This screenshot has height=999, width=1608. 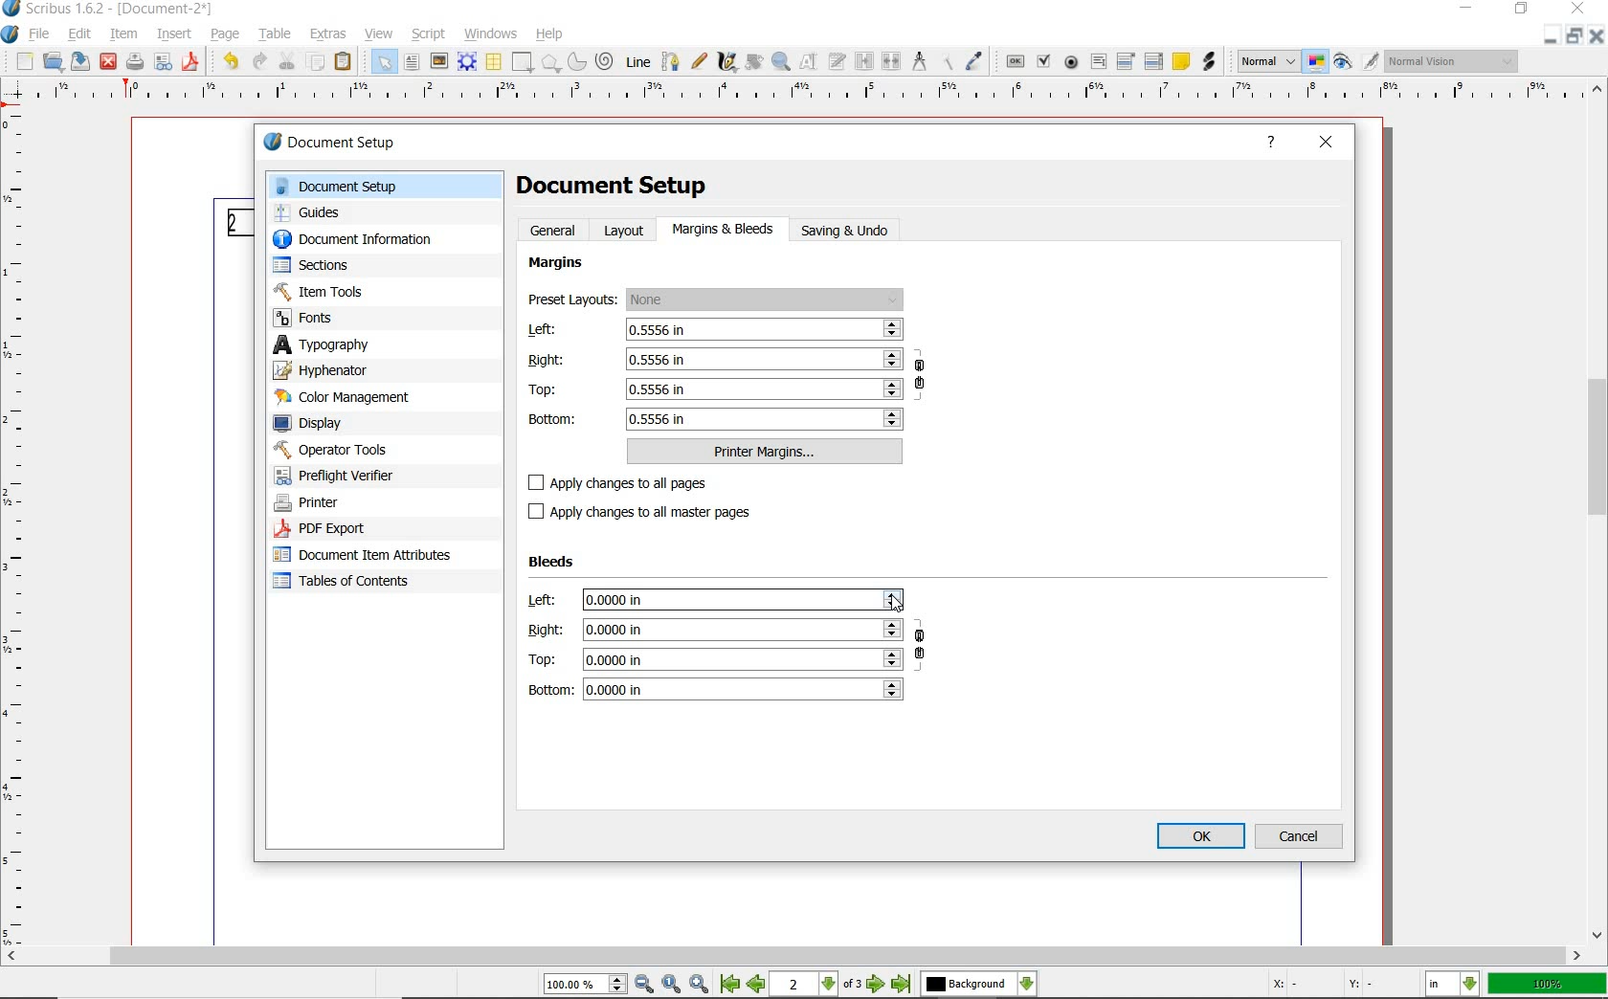 What do you see at coordinates (1127, 63) in the screenshot?
I see `pdf combo box` at bounding box center [1127, 63].